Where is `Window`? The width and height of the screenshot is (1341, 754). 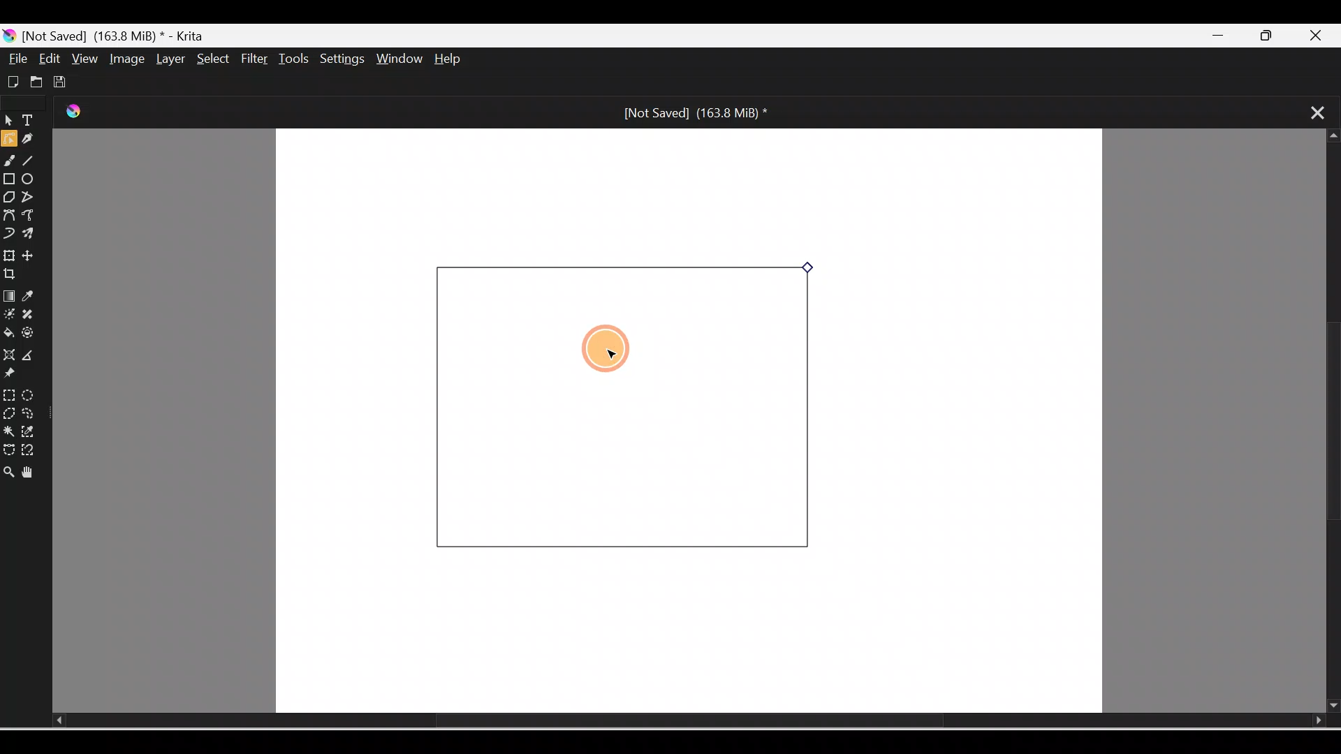
Window is located at coordinates (402, 60).